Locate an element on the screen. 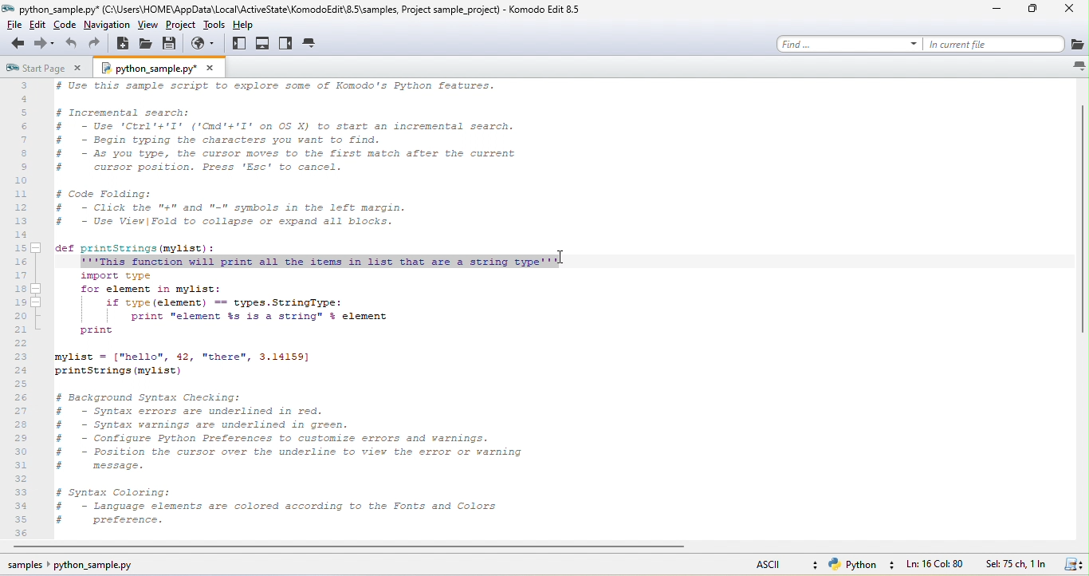 The width and height of the screenshot is (1089, 576). line numbers is located at coordinates (25, 310).